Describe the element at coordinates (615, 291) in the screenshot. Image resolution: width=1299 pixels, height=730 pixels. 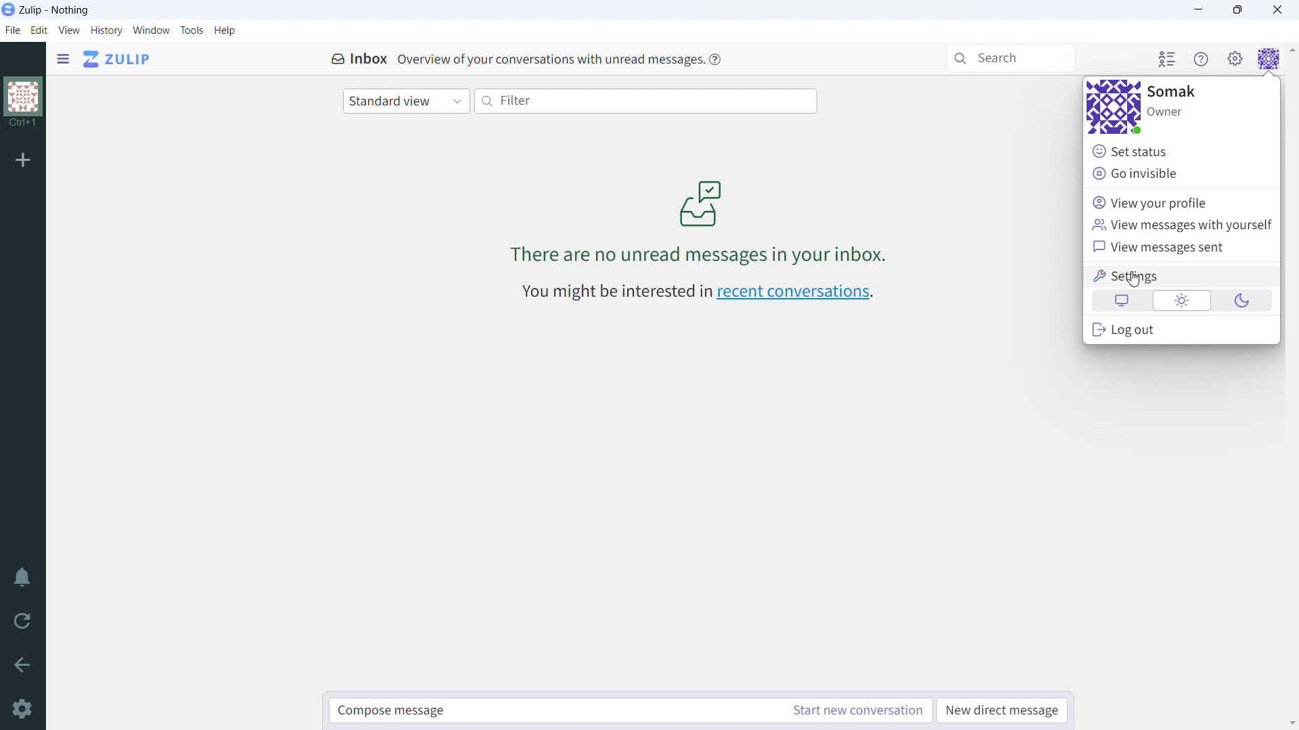
I see `You might be interested ir` at that location.